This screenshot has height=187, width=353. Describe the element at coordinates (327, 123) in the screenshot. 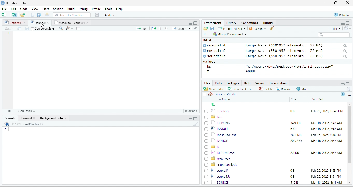

I see `Mar 18, 2022, 247 AM` at that location.